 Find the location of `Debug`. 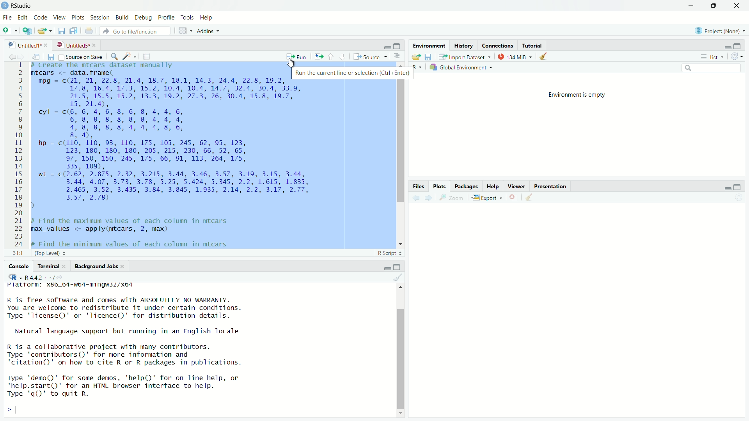

Debug is located at coordinates (143, 17).